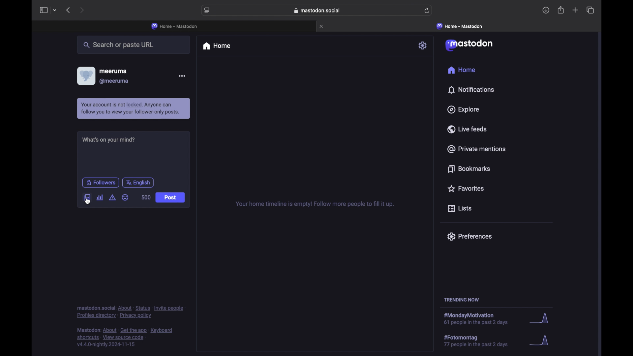 The height and width of the screenshot is (356, 633). I want to click on private  mentions, so click(476, 149).